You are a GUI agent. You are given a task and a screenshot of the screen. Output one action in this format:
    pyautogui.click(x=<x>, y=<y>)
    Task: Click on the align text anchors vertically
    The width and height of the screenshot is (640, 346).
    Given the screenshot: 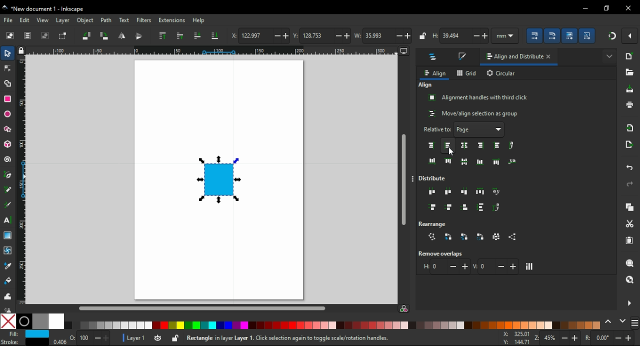 What is the action you would take?
    pyautogui.click(x=513, y=145)
    